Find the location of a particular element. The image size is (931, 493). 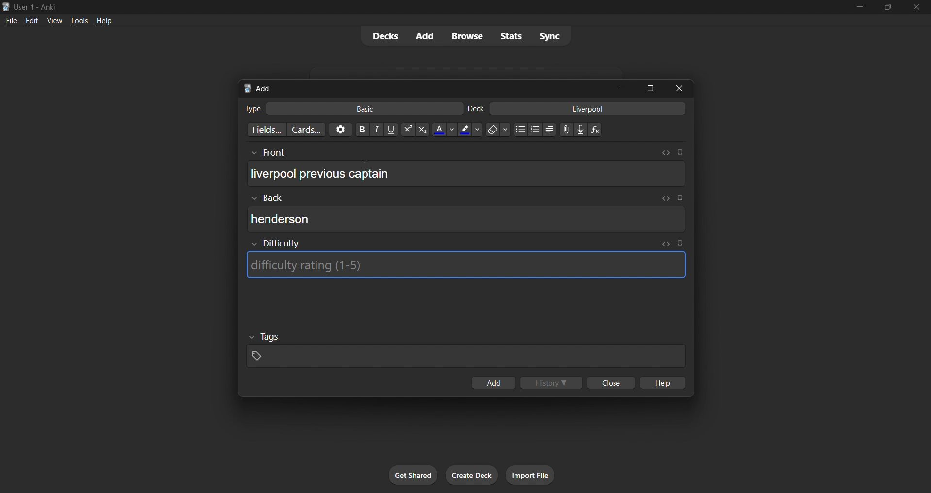

maximize is located at coordinates (651, 87).